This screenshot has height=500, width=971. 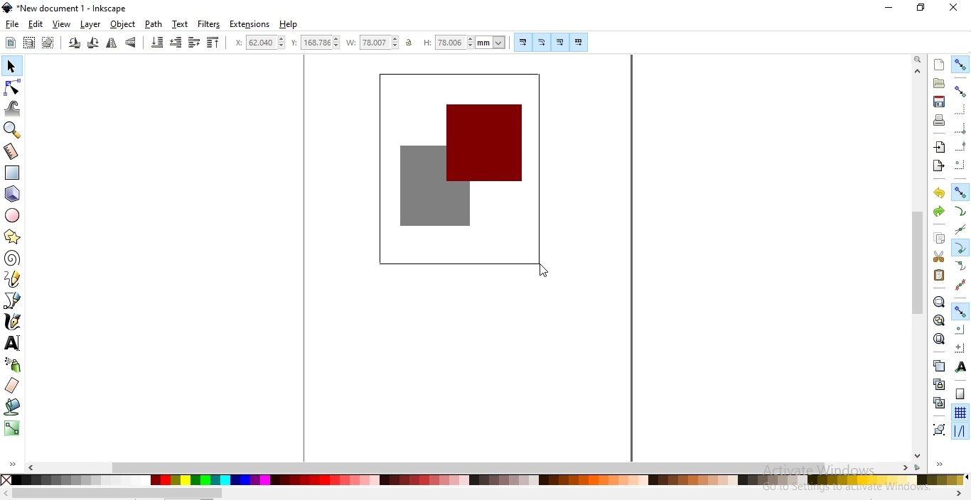 I want to click on snap smooth nodes, so click(x=961, y=266).